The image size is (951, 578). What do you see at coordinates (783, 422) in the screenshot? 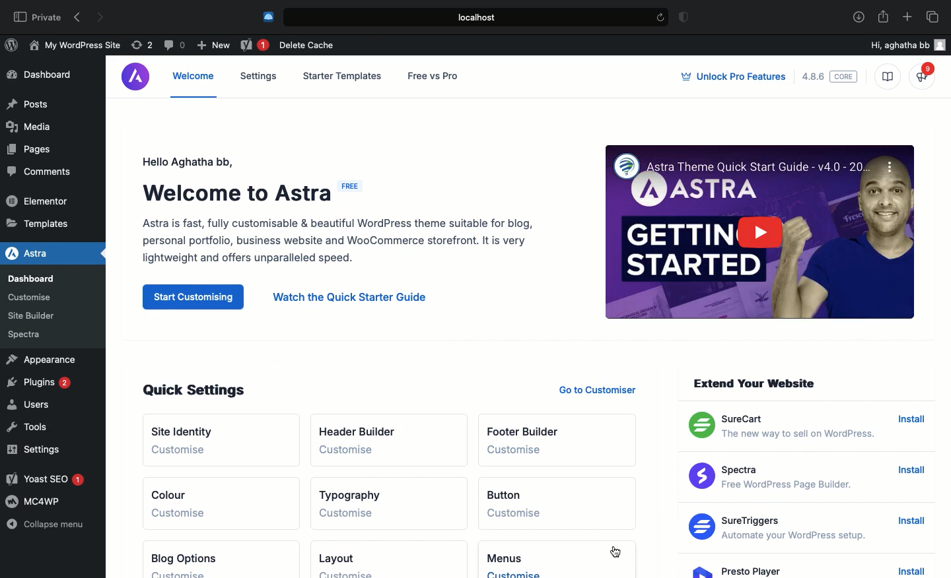
I see `SureCart The new way to sell on WordPress` at bounding box center [783, 422].